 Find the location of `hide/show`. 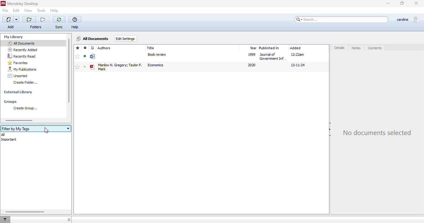

hide/show is located at coordinates (69, 220).